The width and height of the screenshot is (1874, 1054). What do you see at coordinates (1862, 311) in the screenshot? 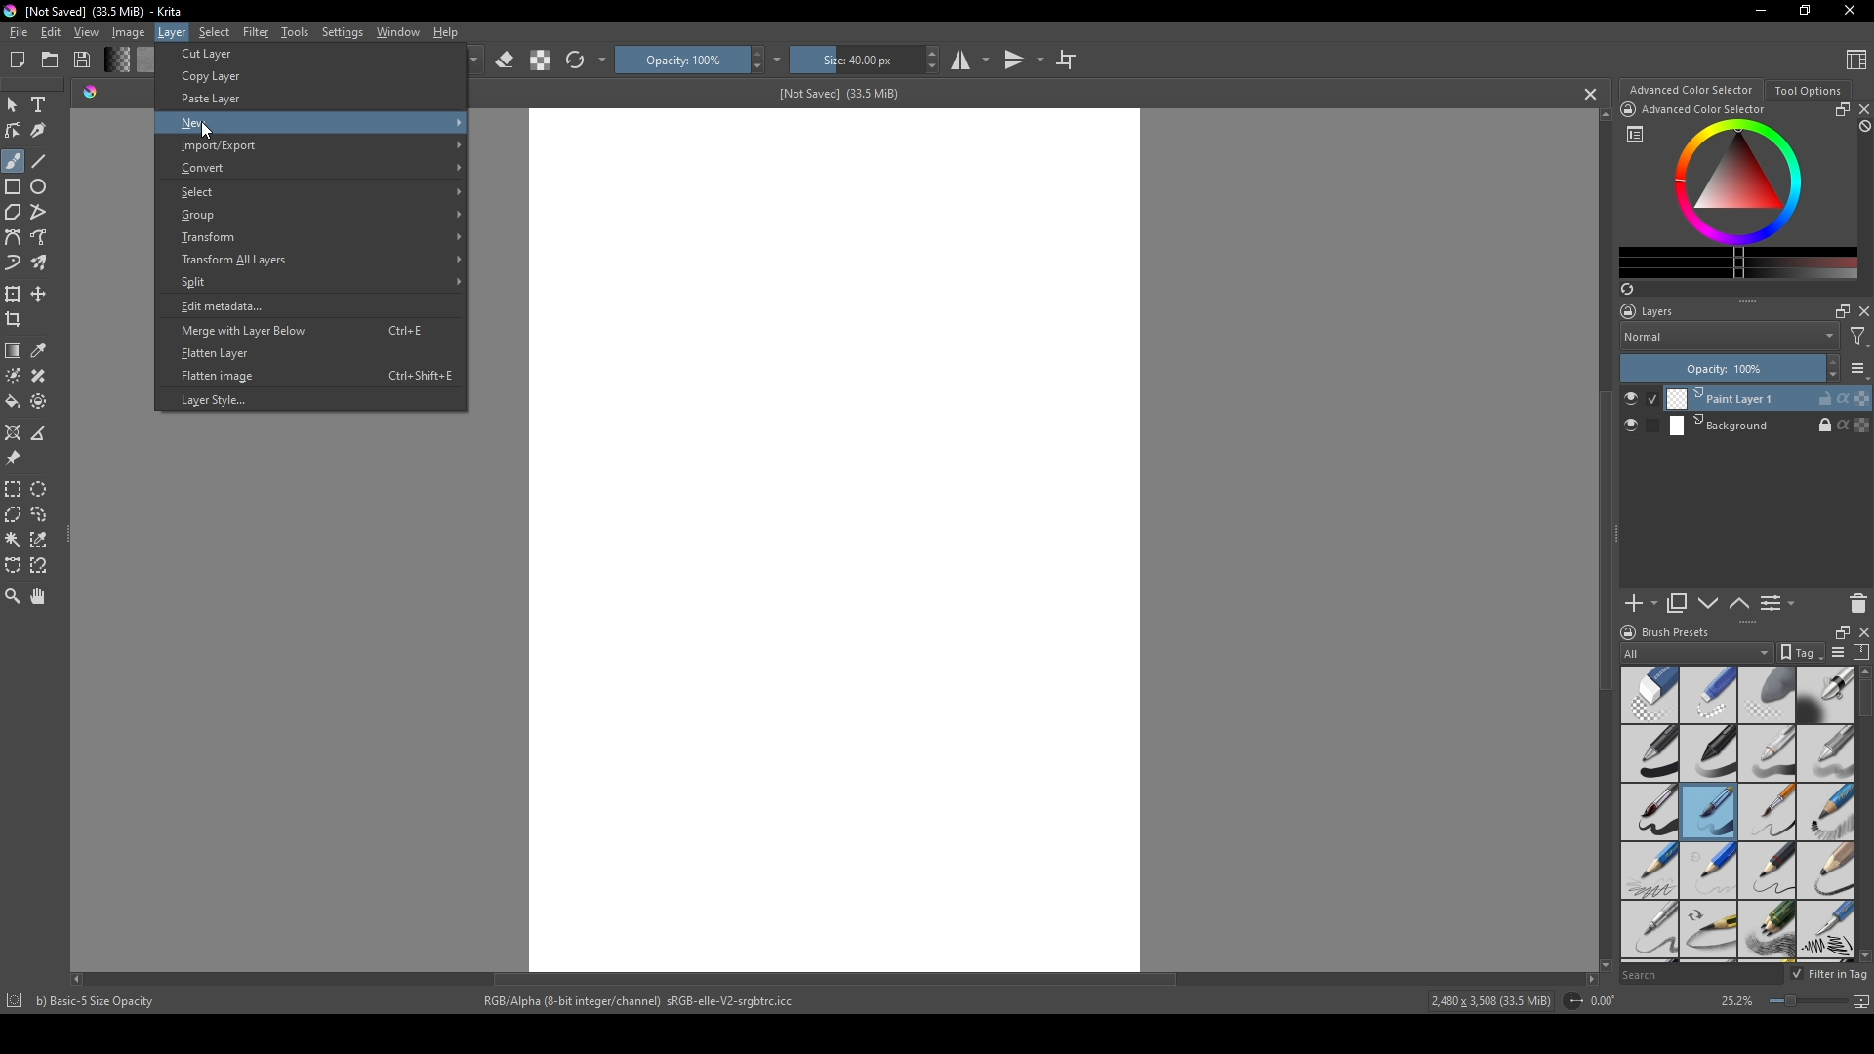
I see `close` at bounding box center [1862, 311].